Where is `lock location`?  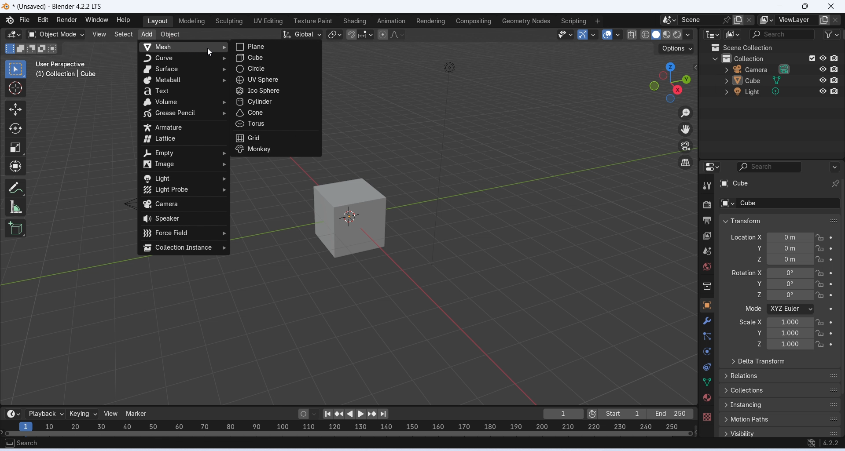
lock location is located at coordinates (820, 238).